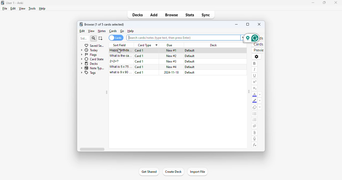  What do you see at coordinates (214, 45) in the screenshot?
I see `deck` at bounding box center [214, 45].